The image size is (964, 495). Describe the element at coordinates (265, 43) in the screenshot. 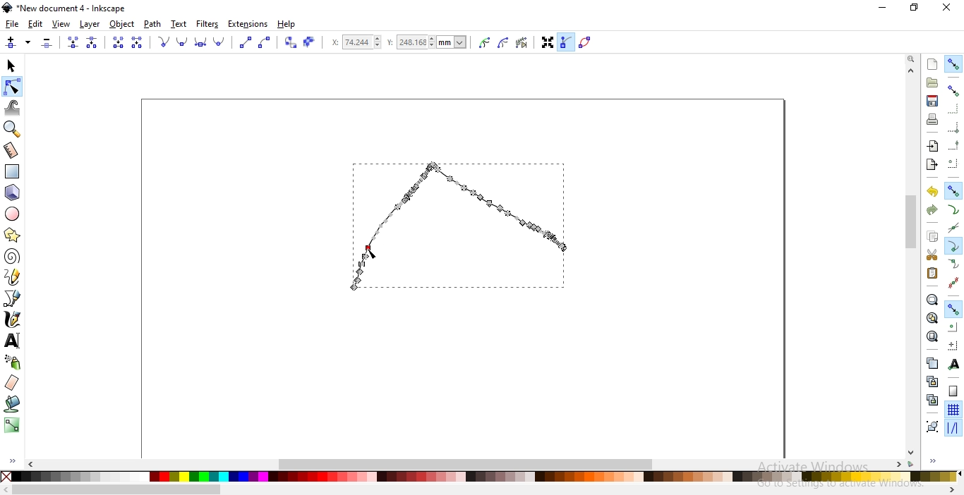

I see `make selected segments curve` at that location.